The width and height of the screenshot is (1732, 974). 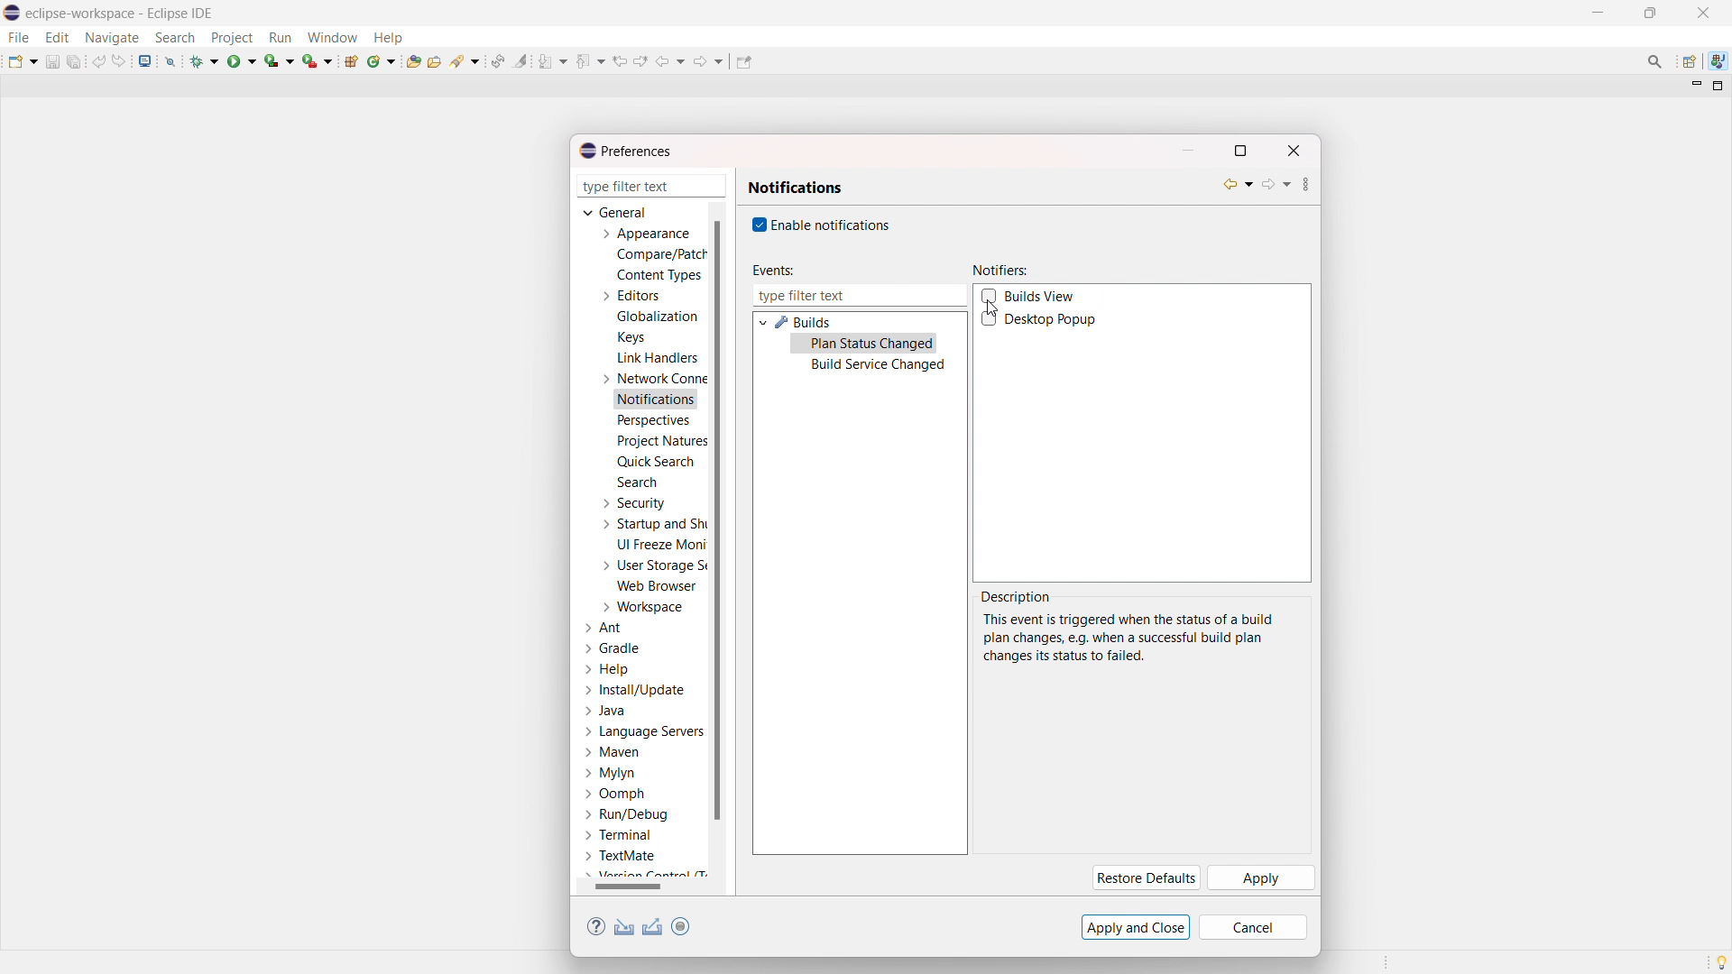 What do you see at coordinates (657, 400) in the screenshot?
I see `notifications` at bounding box center [657, 400].